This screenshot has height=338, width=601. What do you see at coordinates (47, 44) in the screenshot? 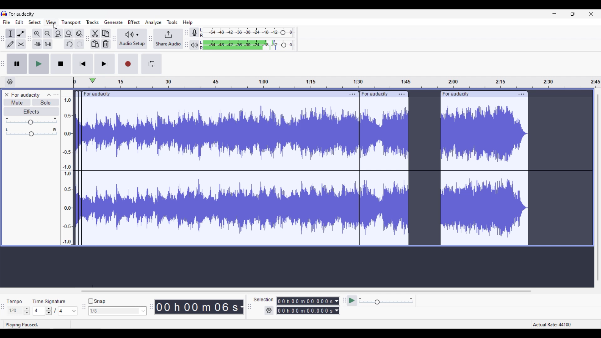
I see `Silence audio selection` at bounding box center [47, 44].